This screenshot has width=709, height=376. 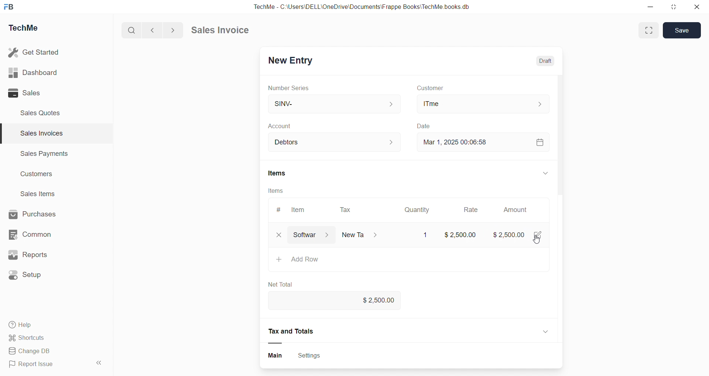 I want to click on ws Reports, so click(x=35, y=255).